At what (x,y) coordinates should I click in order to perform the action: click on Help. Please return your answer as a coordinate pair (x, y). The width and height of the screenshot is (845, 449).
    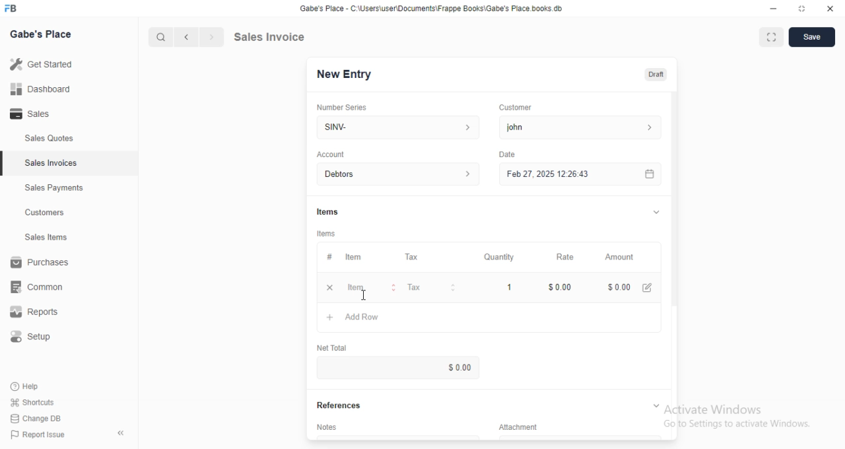
    Looking at the image, I should click on (29, 386).